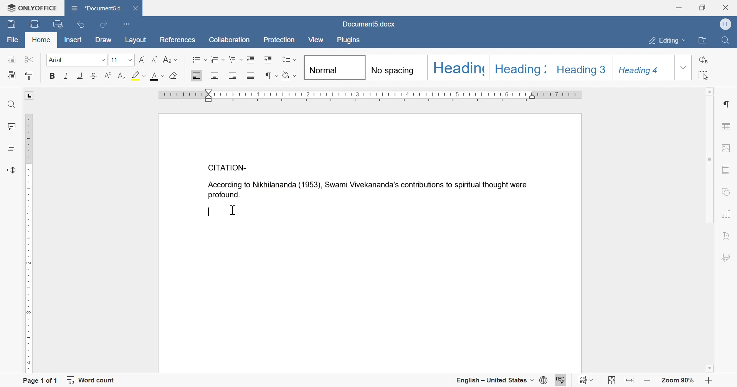 The width and height of the screenshot is (737, 387). I want to click on english - united states, so click(493, 381).